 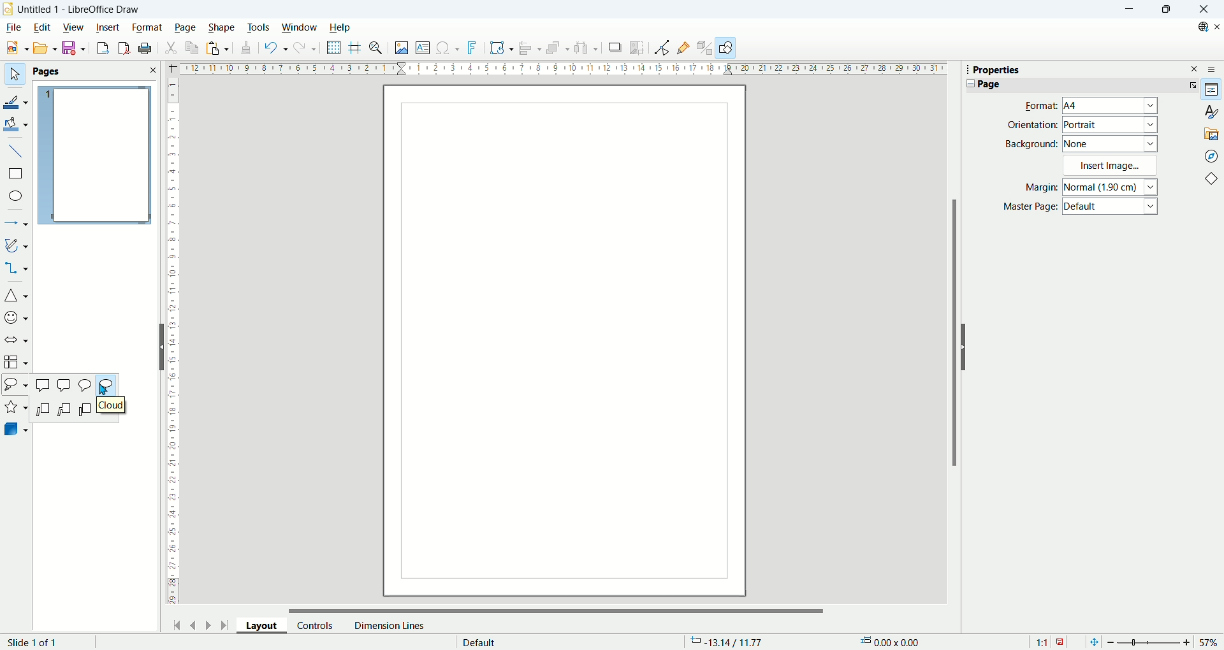 I want to click on Hotizontal ruler, so click(x=563, y=70).